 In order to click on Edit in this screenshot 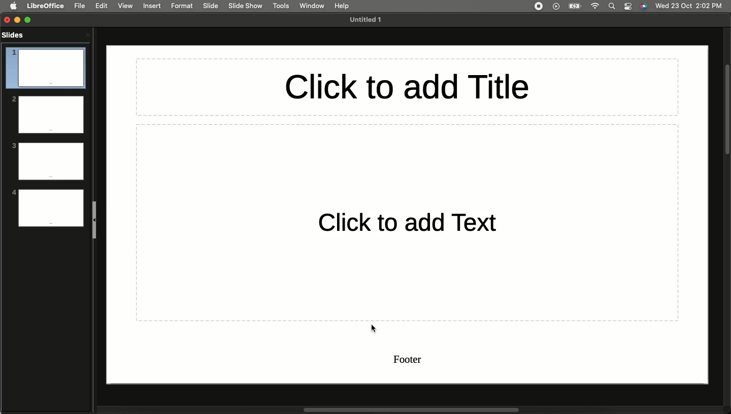, I will do `click(101, 6)`.